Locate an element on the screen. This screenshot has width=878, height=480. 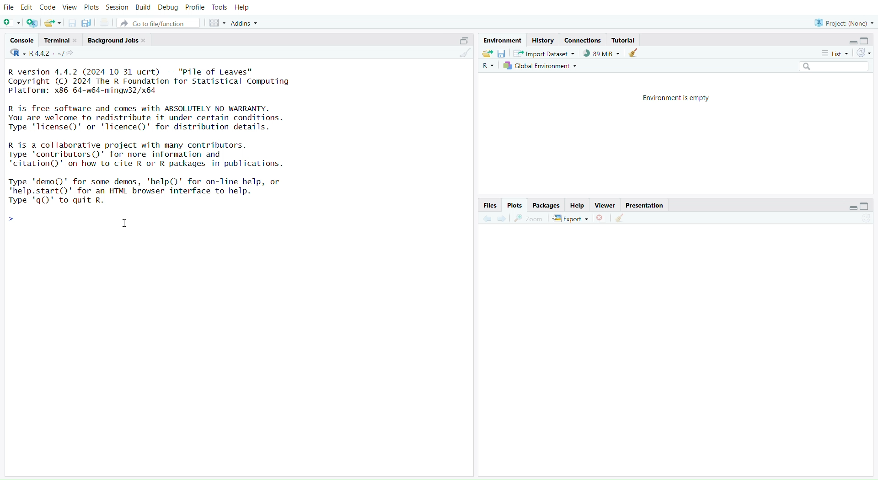
Save workspace as is located at coordinates (503, 54).